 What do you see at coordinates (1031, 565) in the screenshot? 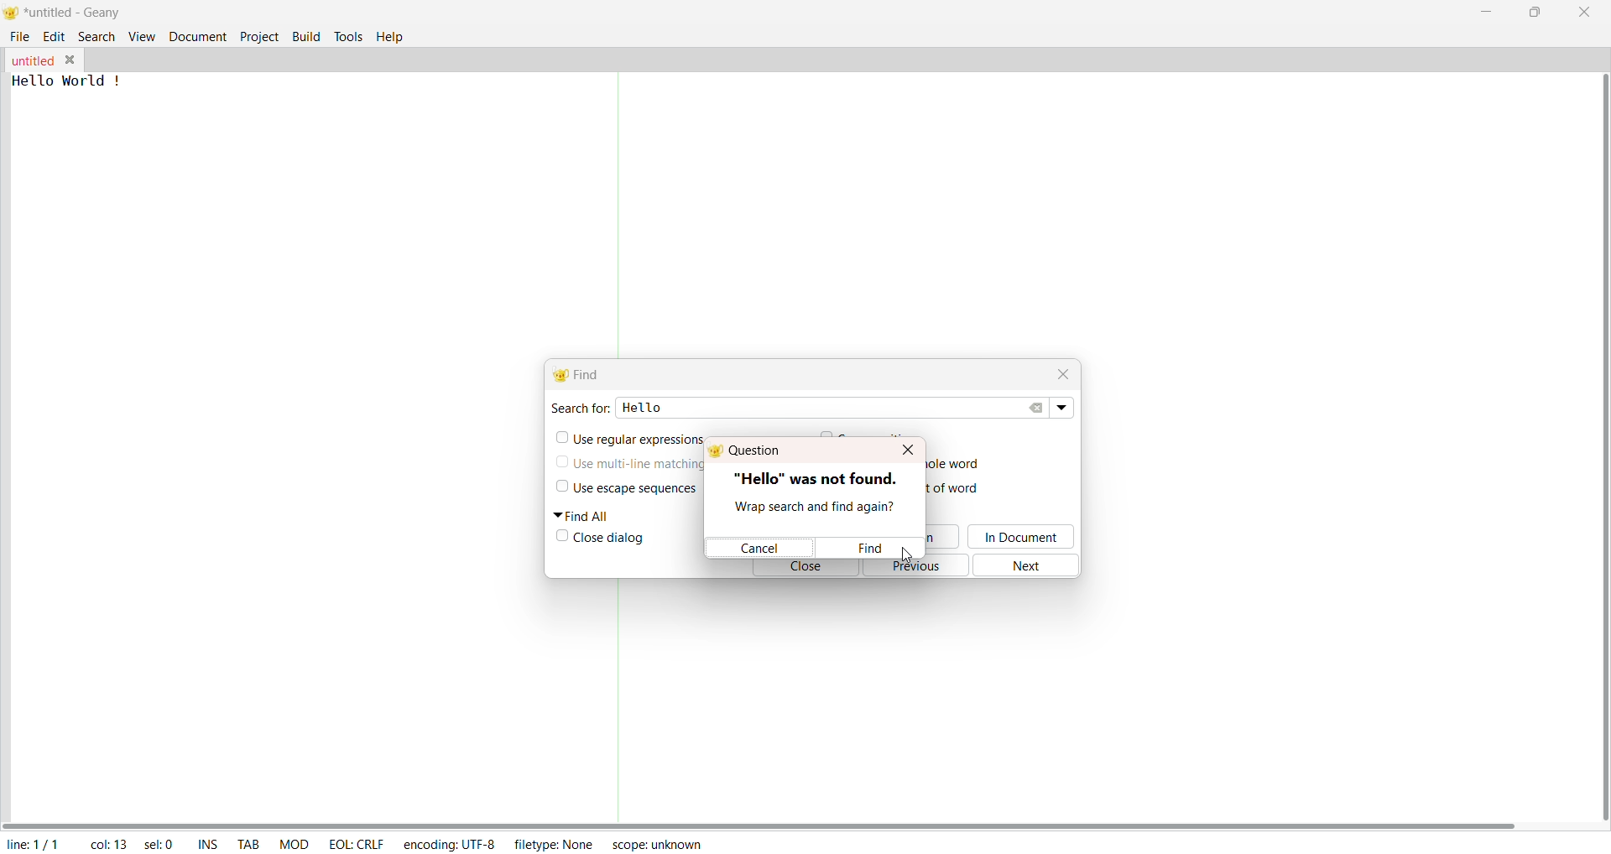
I see `Next` at bounding box center [1031, 565].